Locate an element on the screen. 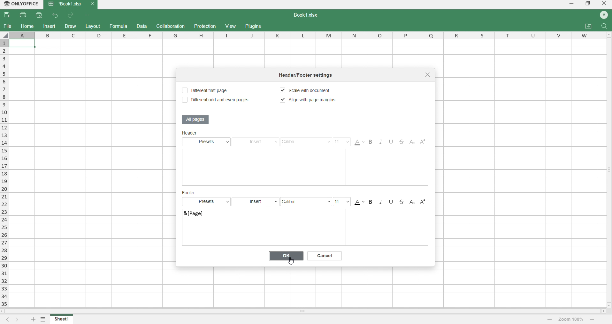 This screenshot has height=324, width=612. Italic is located at coordinates (382, 202).